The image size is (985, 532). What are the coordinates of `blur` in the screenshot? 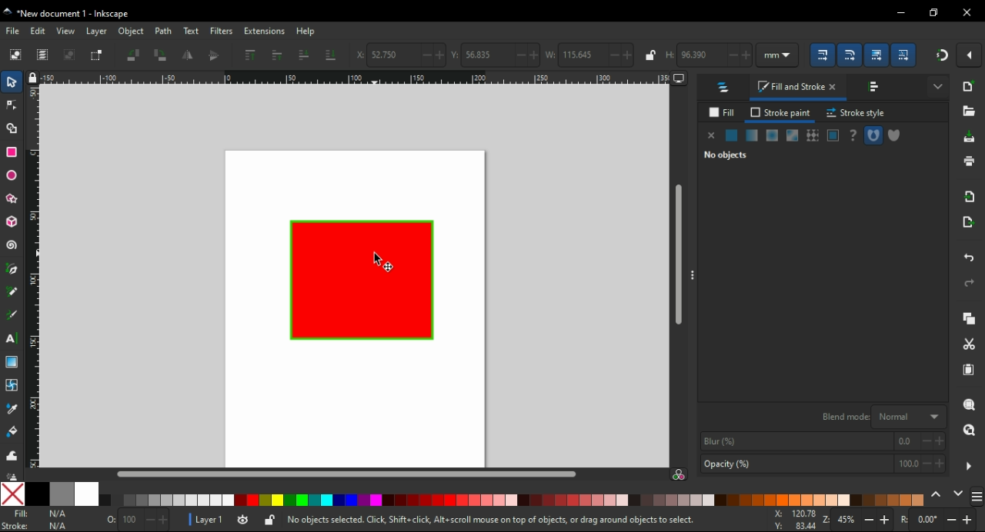 It's located at (797, 442).